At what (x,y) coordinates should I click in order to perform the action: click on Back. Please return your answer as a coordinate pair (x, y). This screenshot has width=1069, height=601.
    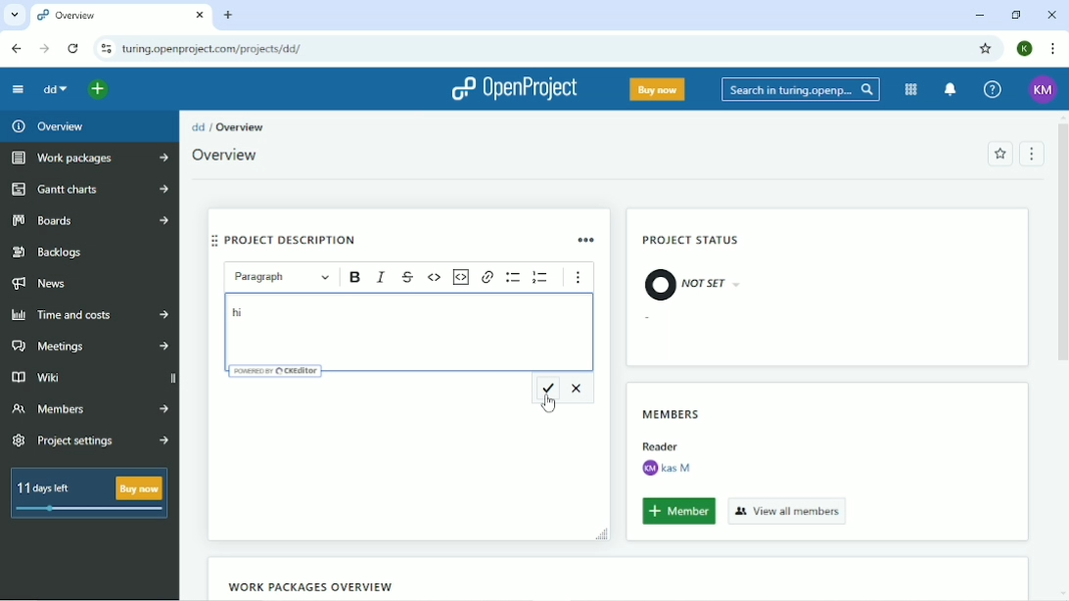
    Looking at the image, I should click on (18, 49).